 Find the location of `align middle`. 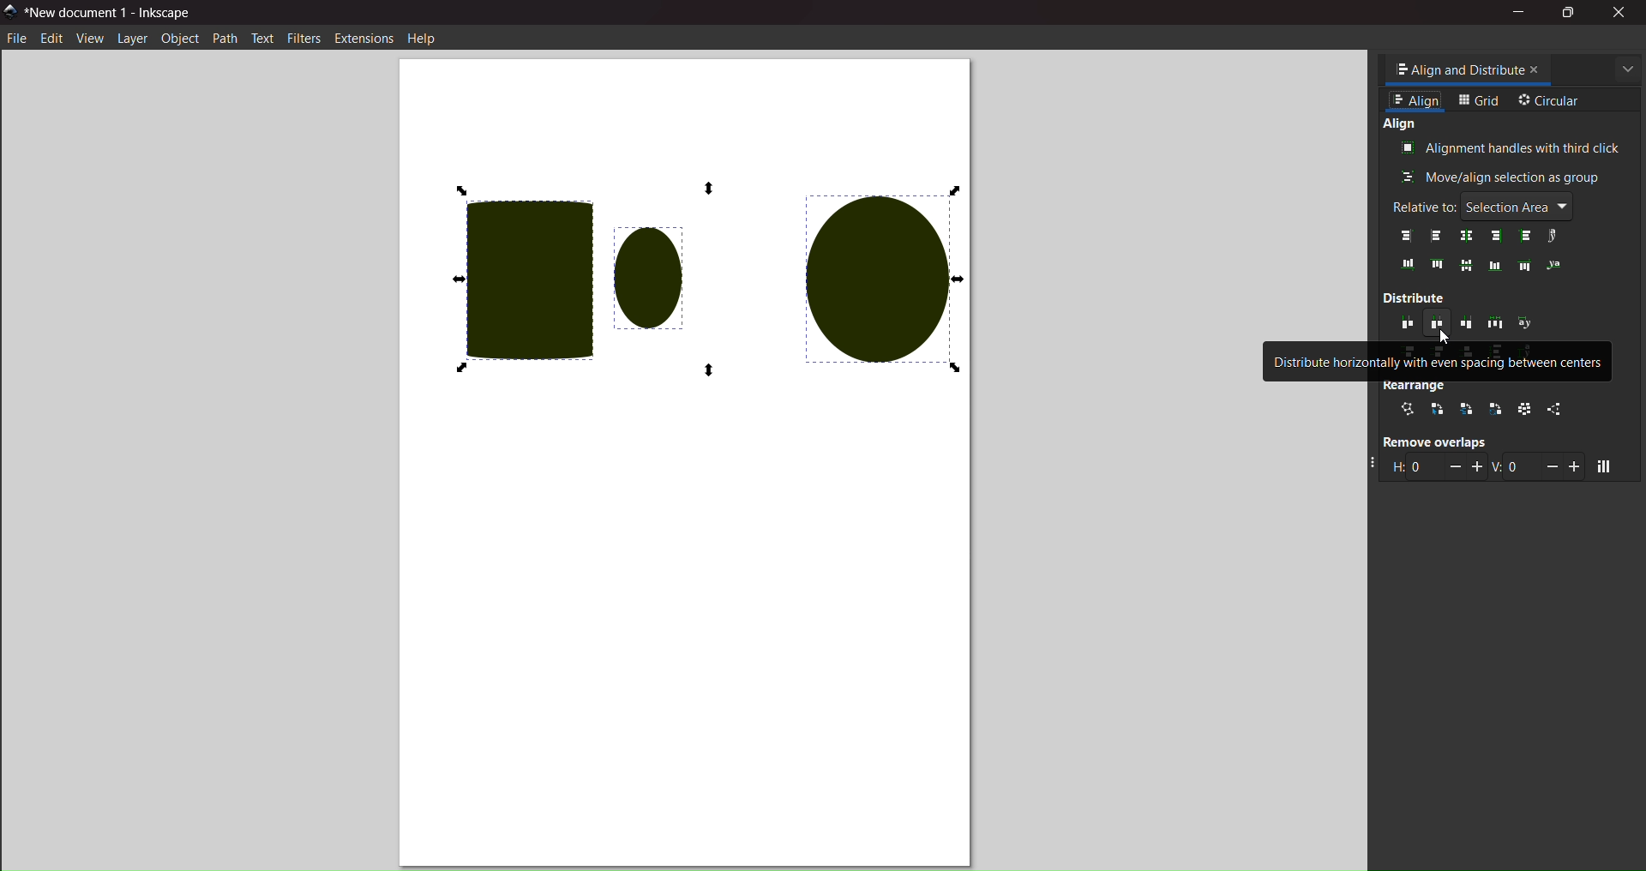

align middle is located at coordinates (1467, 266).